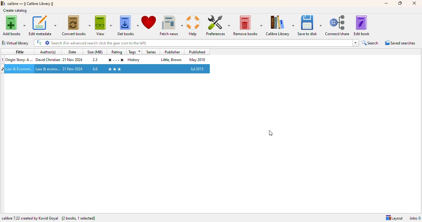 The image size is (422, 222). Describe the element at coordinates (3, 69) in the screenshot. I see `2` at that location.